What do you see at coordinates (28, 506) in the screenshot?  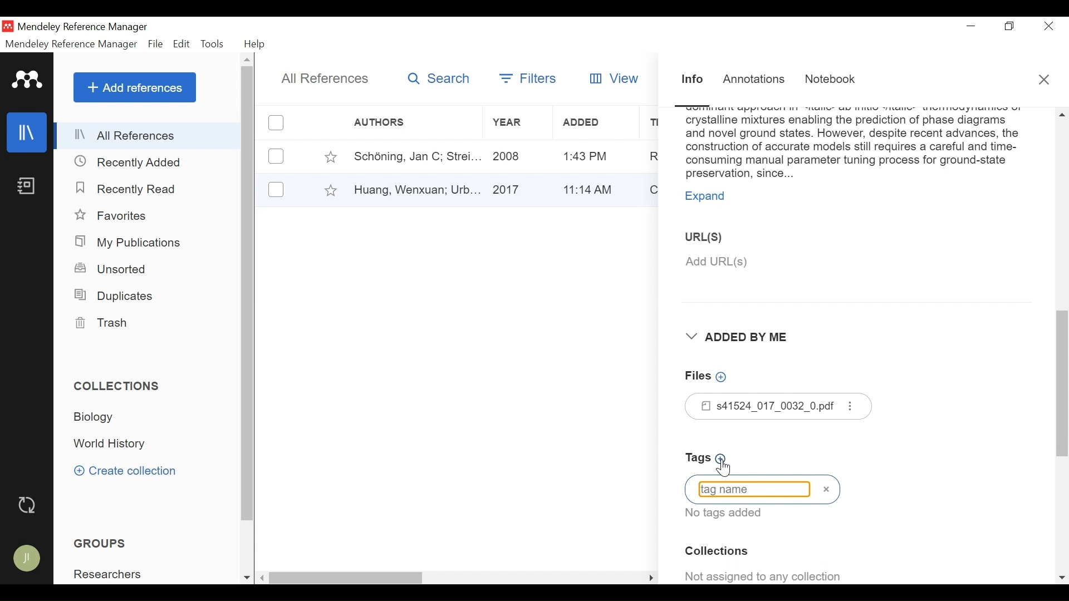 I see `Sync` at bounding box center [28, 506].